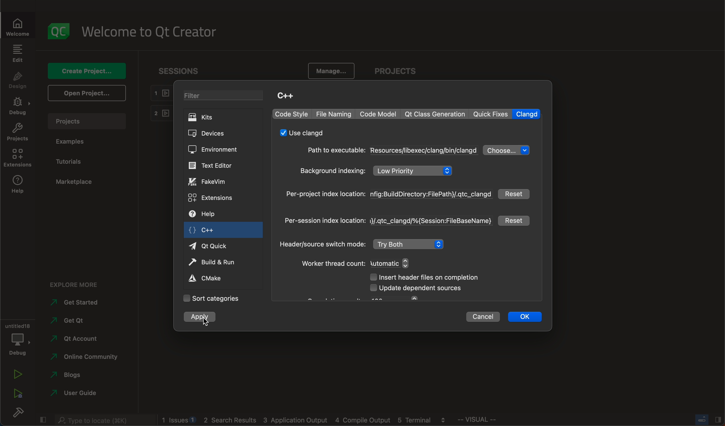 The image size is (725, 426). What do you see at coordinates (78, 338) in the screenshot?
I see `account` at bounding box center [78, 338].